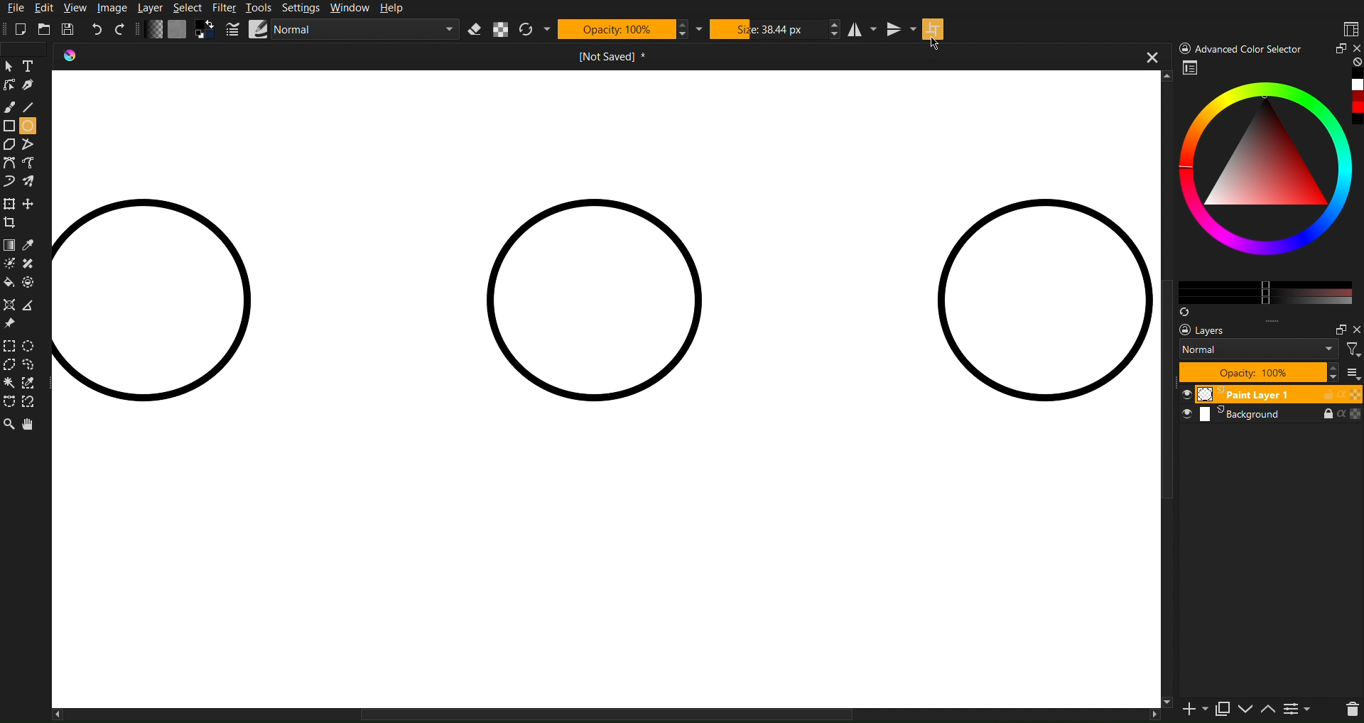  Describe the element at coordinates (12, 322) in the screenshot. I see `Pin` at that location.